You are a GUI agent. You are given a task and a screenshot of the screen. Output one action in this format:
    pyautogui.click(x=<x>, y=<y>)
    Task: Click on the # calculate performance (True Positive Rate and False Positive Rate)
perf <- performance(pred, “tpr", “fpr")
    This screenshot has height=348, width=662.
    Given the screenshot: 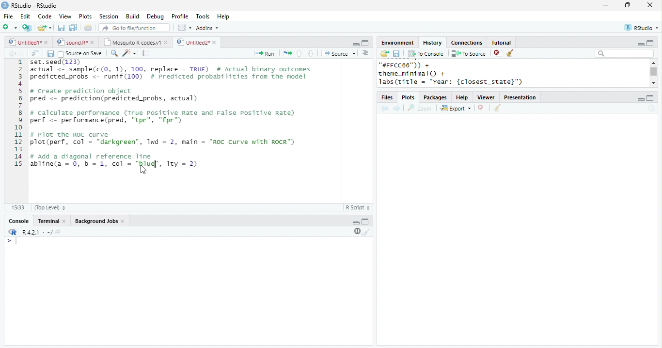 What is the action you would take?
    pyautogui.click(x=163, y=116)
    